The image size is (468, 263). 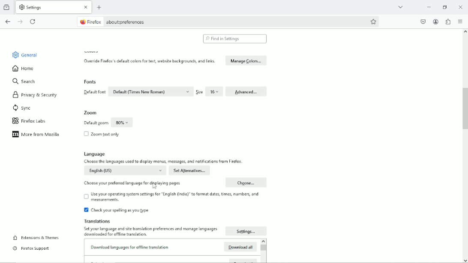 What do you see at coordinates (29, 70) in the screenshot?
I see `Home` at bounding box center [29, 70].